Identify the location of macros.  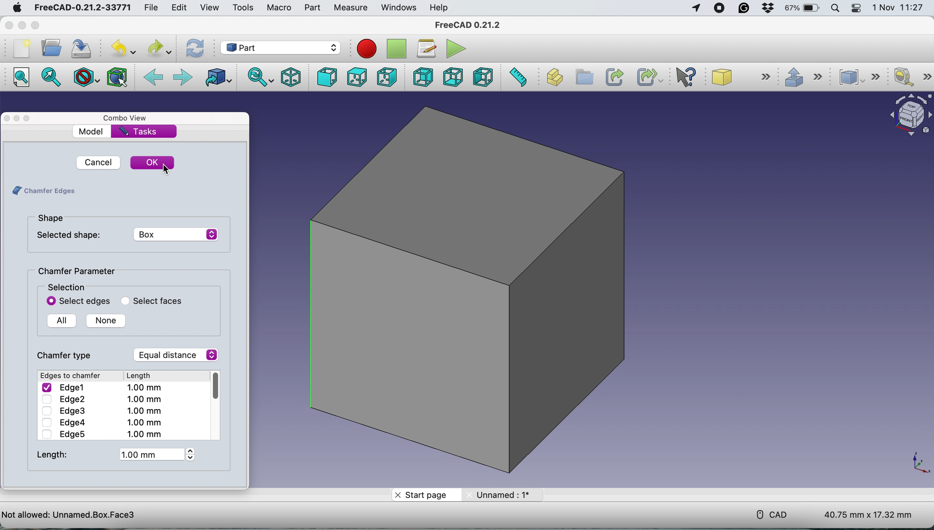
(425, 47).